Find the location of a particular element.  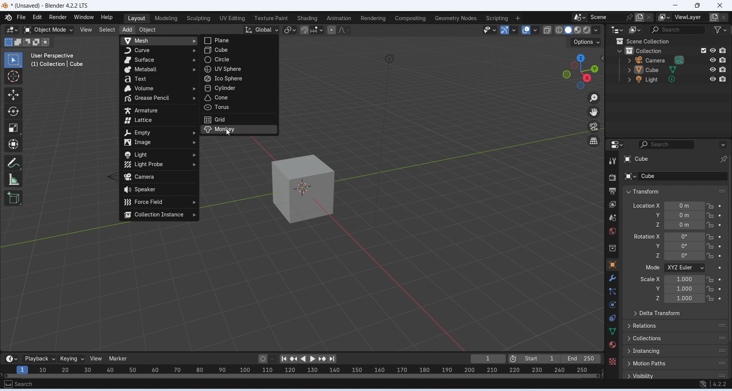

disable in renders is located at coordinates (722, 69).